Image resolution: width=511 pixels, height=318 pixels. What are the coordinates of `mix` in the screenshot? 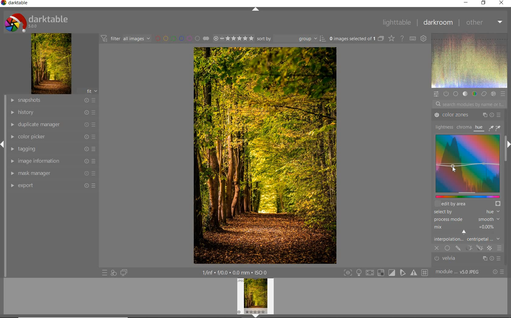 It's located at (468, 230).